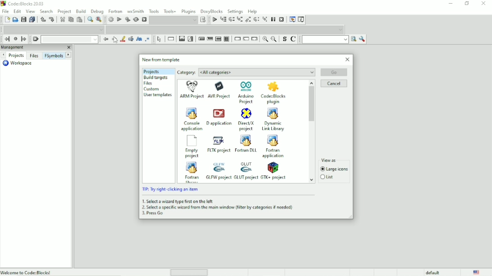 This screenshot has height=276, width=492. What do you see at coordinates (255, 39) in the screenshot?
I see `Return instruction` at bounding box center [255, 39].